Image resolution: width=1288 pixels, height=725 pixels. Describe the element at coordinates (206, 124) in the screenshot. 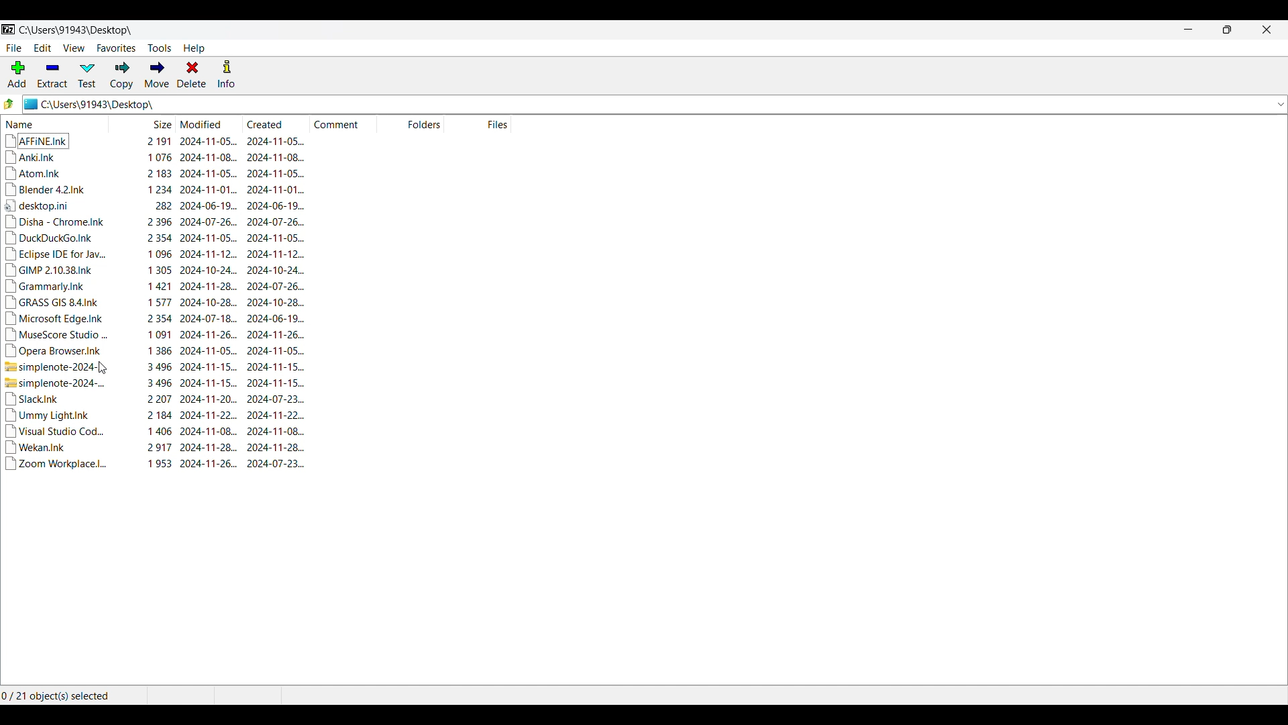

I see `Modified` at that location.